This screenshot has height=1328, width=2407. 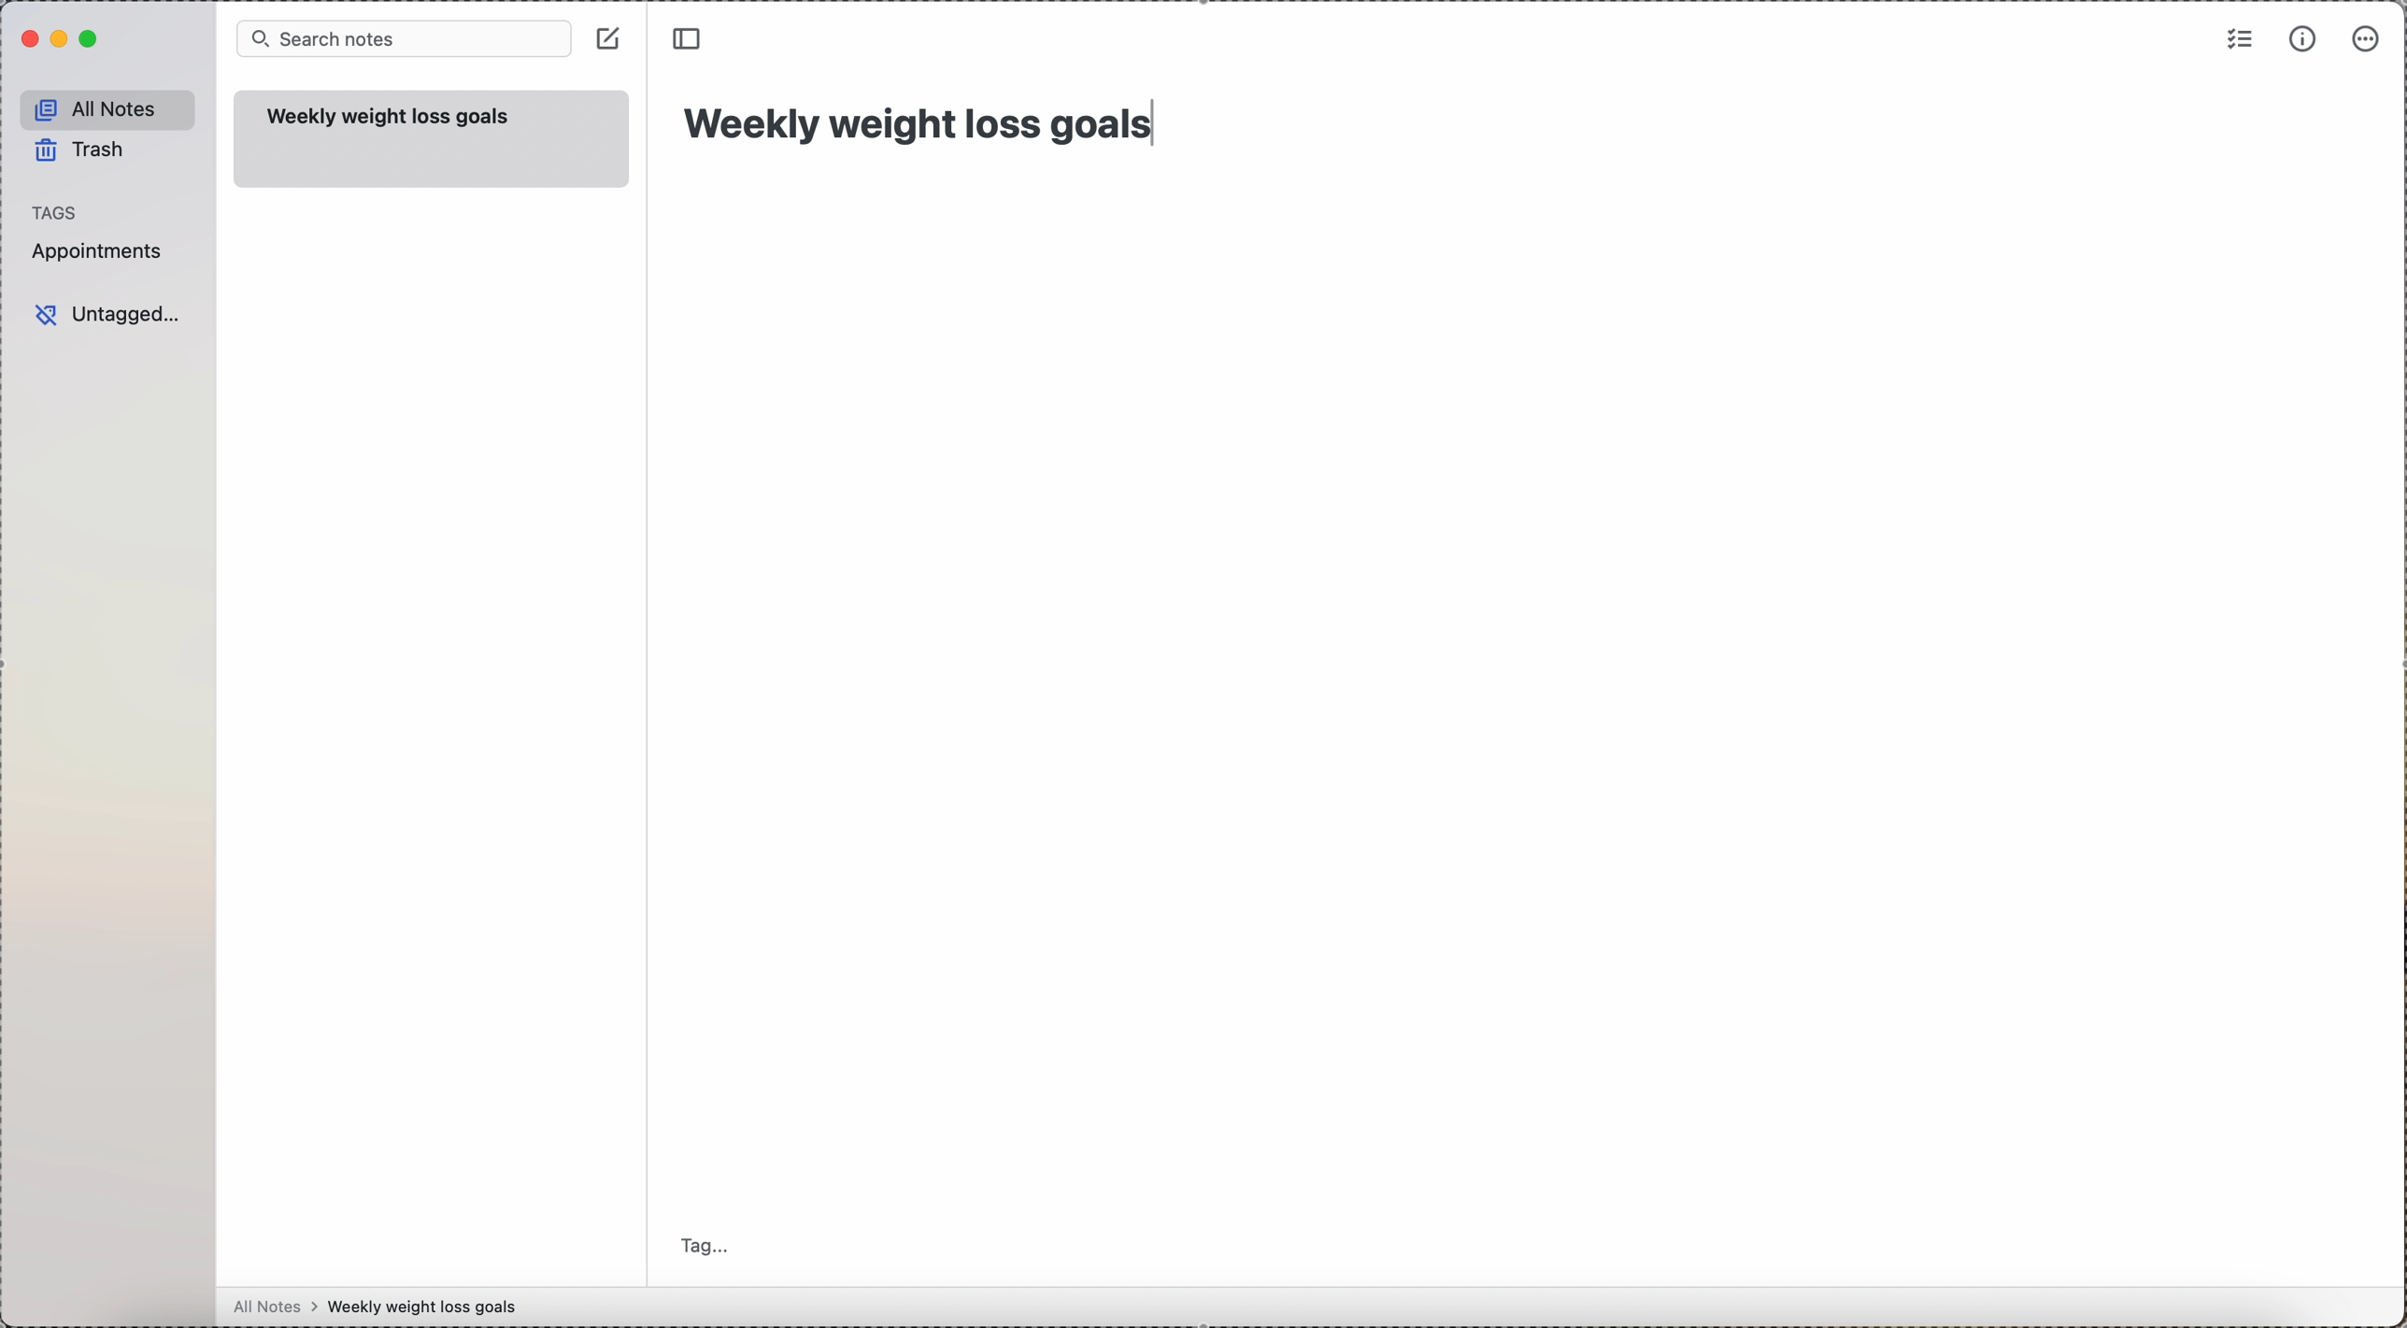 I want to click on trash, so click(x=79, y=150).